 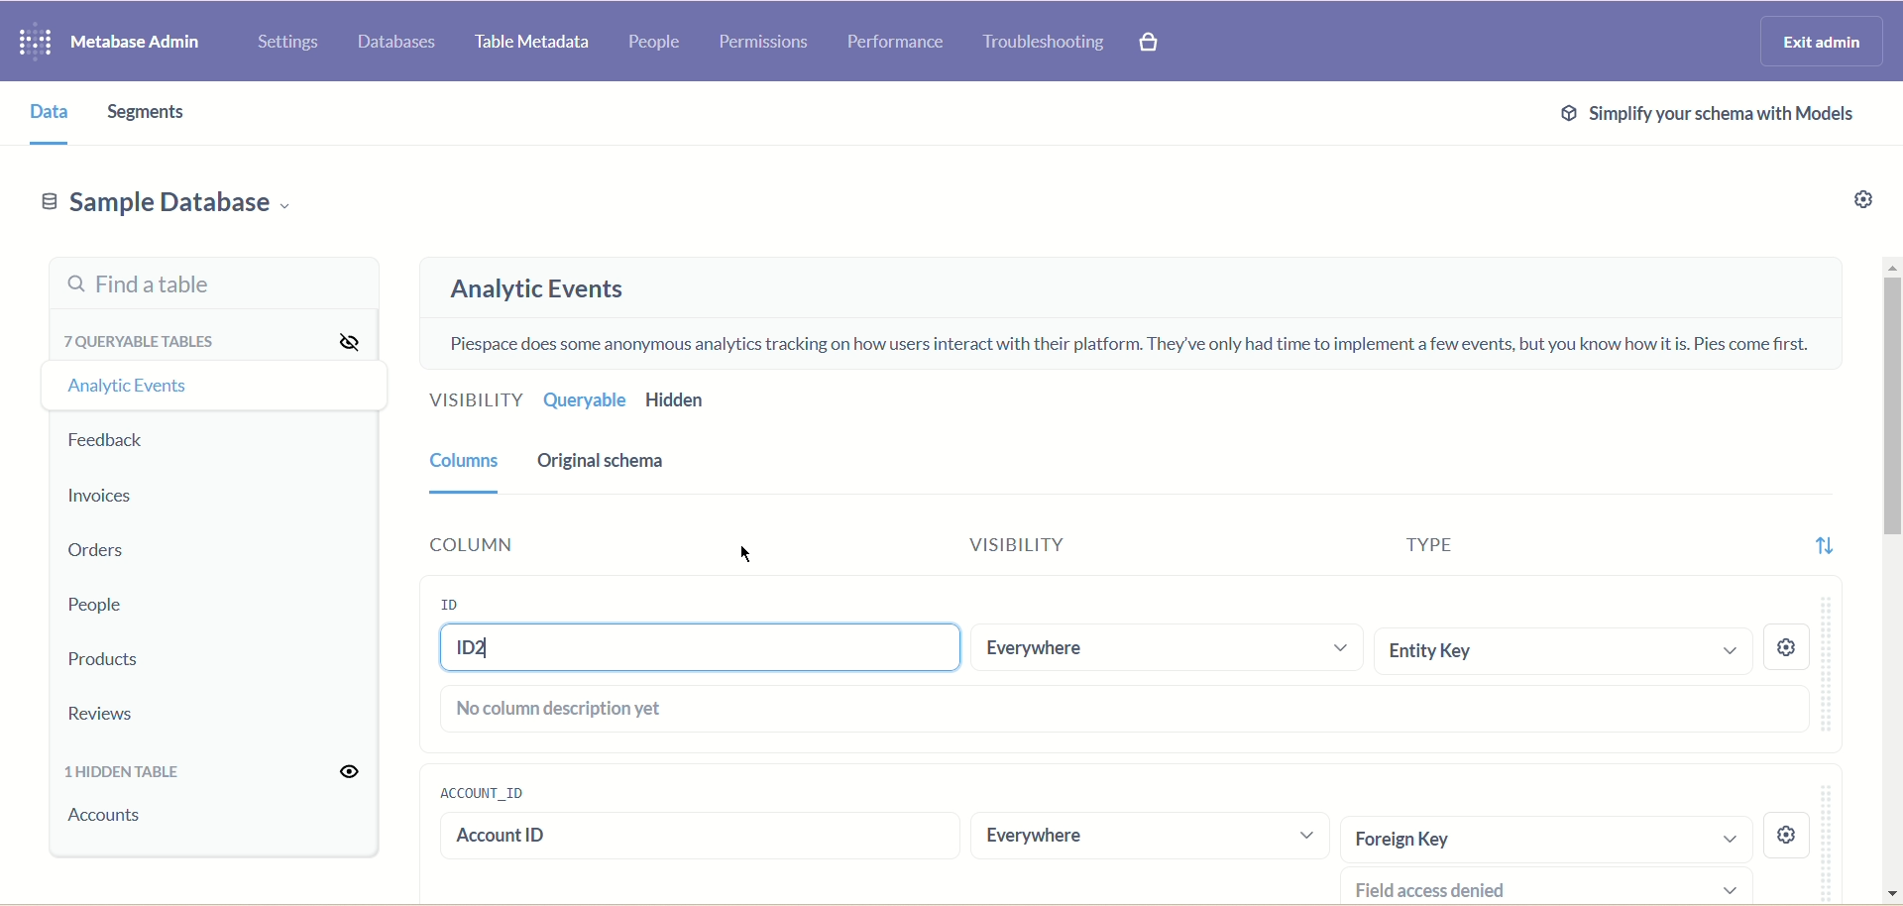 What do you see at coordinates (1562, 652) in the screenshot?
I see `Entity Key` at bounding box center [1562, 652].